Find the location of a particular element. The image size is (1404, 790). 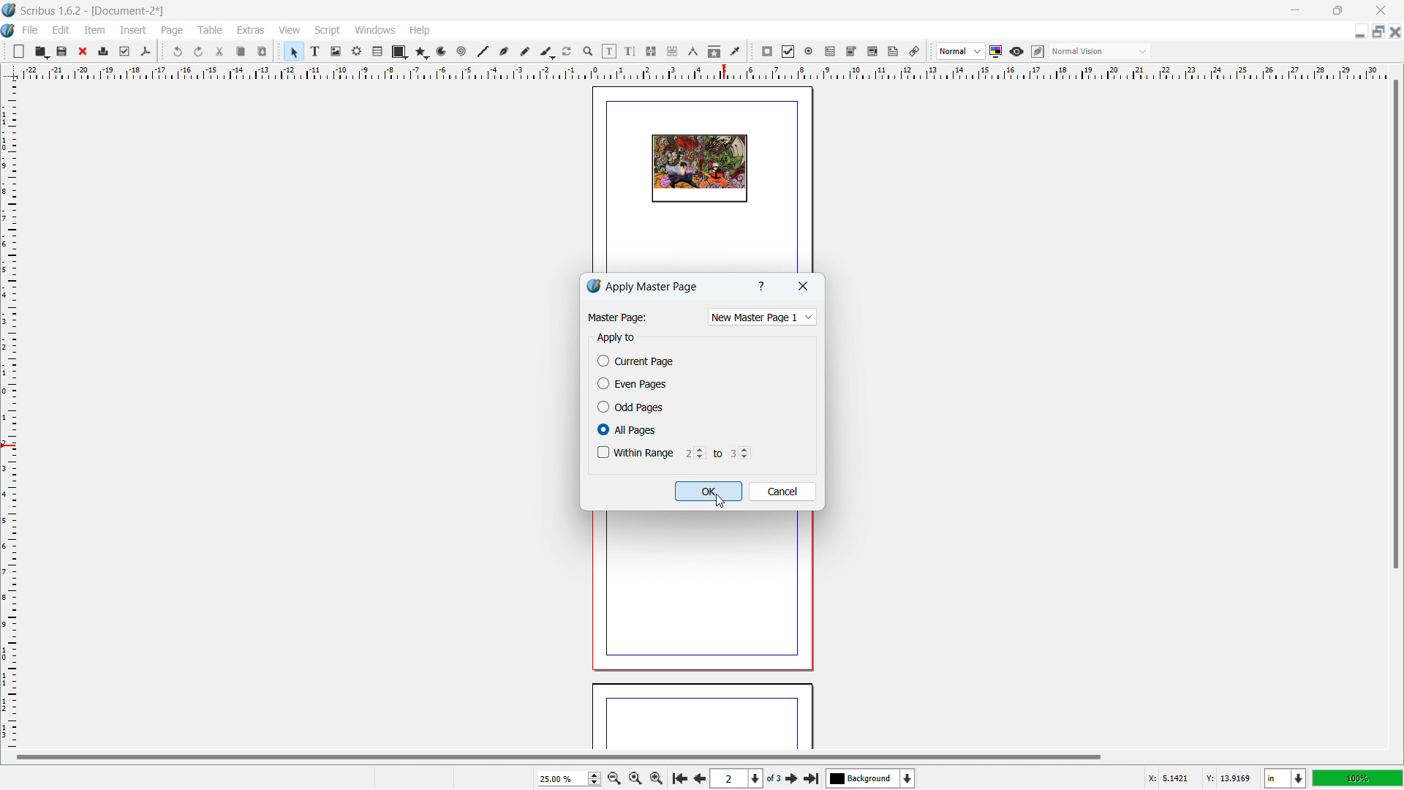

cursor coordinate is located at coordinates (1199, 776).